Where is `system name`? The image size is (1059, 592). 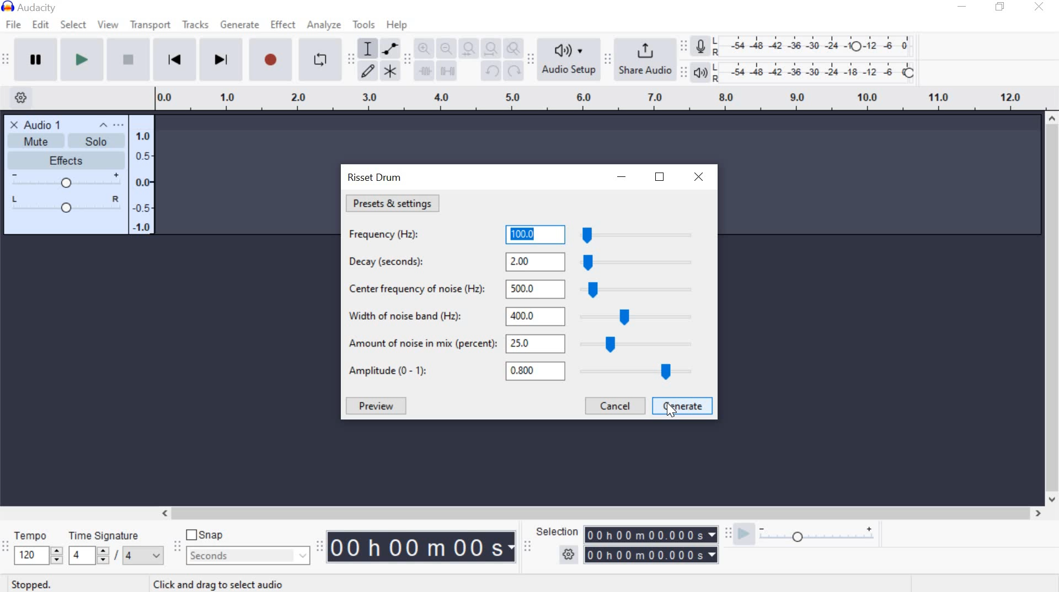 system name is located at coordinates (34, 7).